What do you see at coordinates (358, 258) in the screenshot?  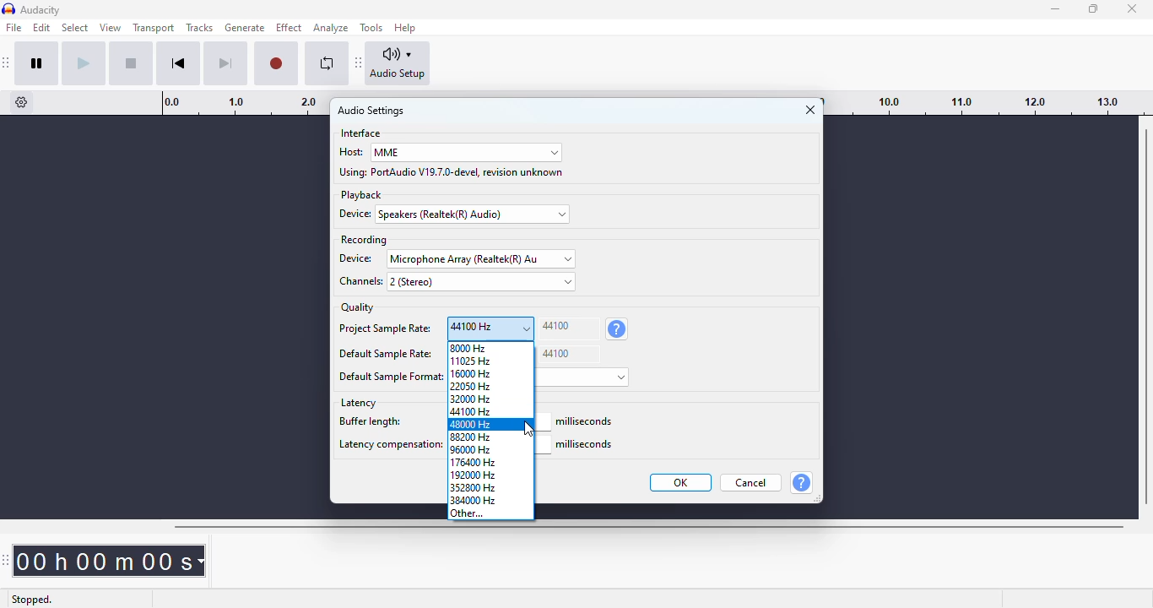 I see `device` at bounding box center [358, 258].